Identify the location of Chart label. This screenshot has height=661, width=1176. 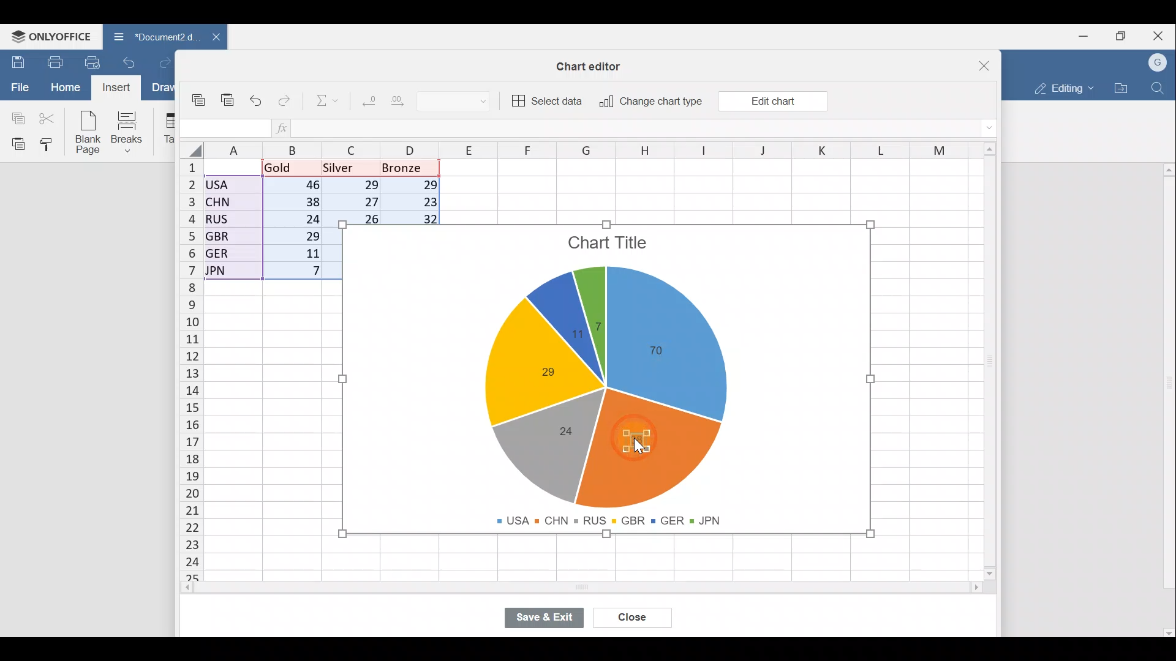
(539, 372).